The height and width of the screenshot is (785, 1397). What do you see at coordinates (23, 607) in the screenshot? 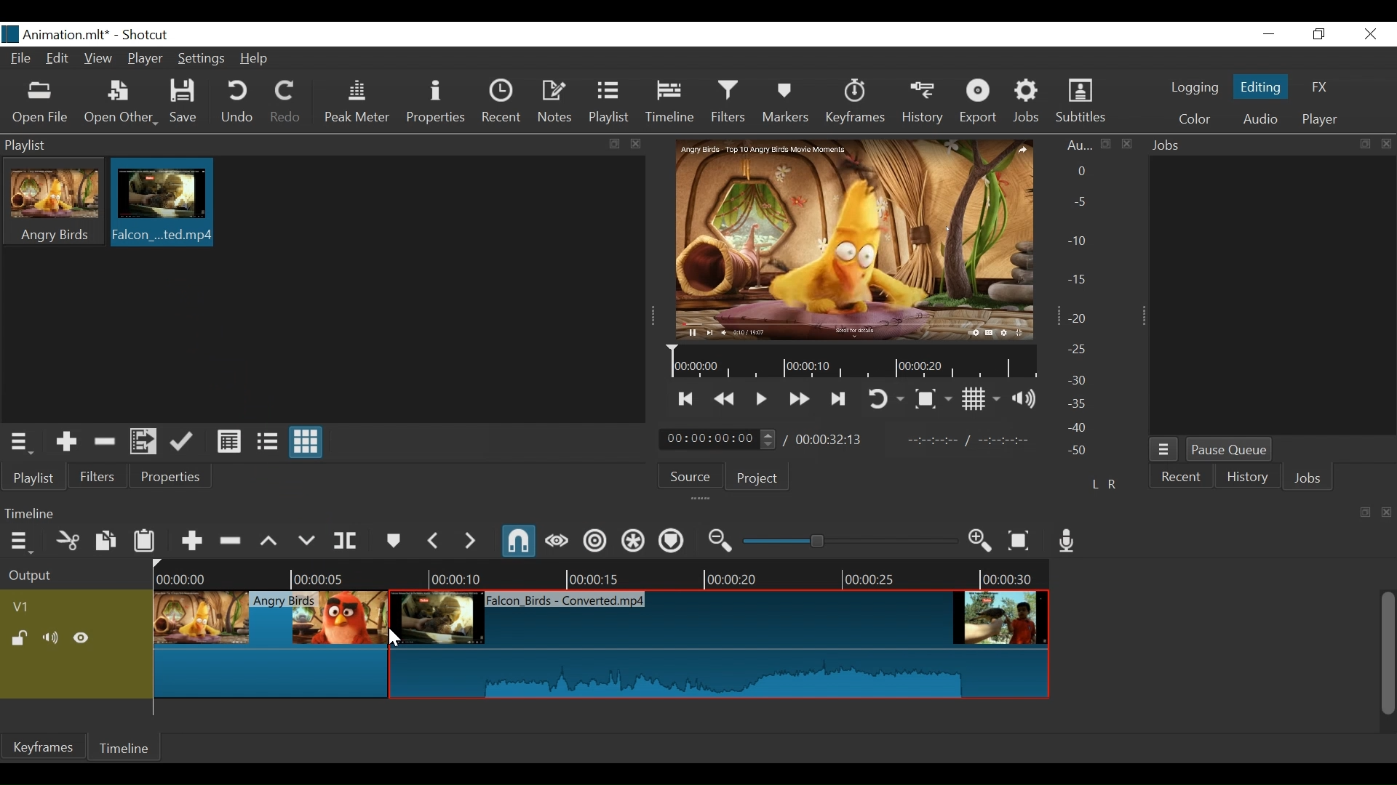
I see `Track Header` at bounding box center [23, 607].